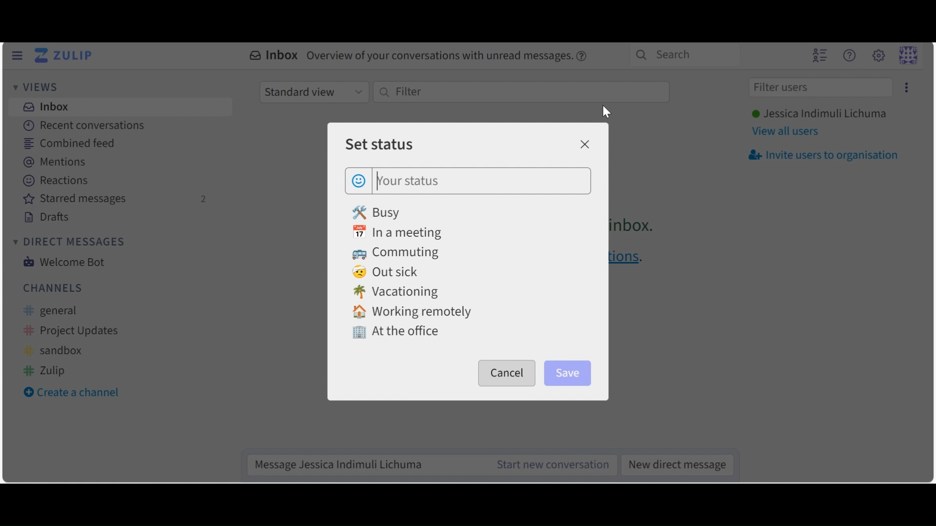 The width and height of the screenshot is (936, 526). Describe the element at coordinates (412, 312) in the screenshot. I see `Working remotely` at that location.